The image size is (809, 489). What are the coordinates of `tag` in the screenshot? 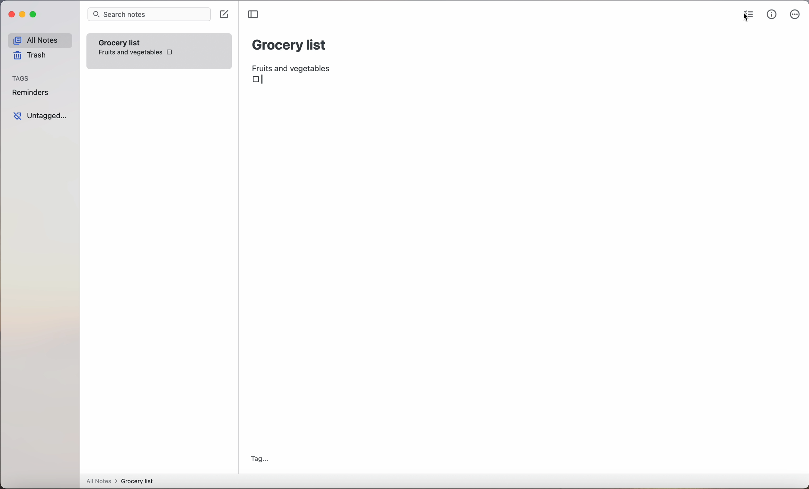 It's located at (260, 459).